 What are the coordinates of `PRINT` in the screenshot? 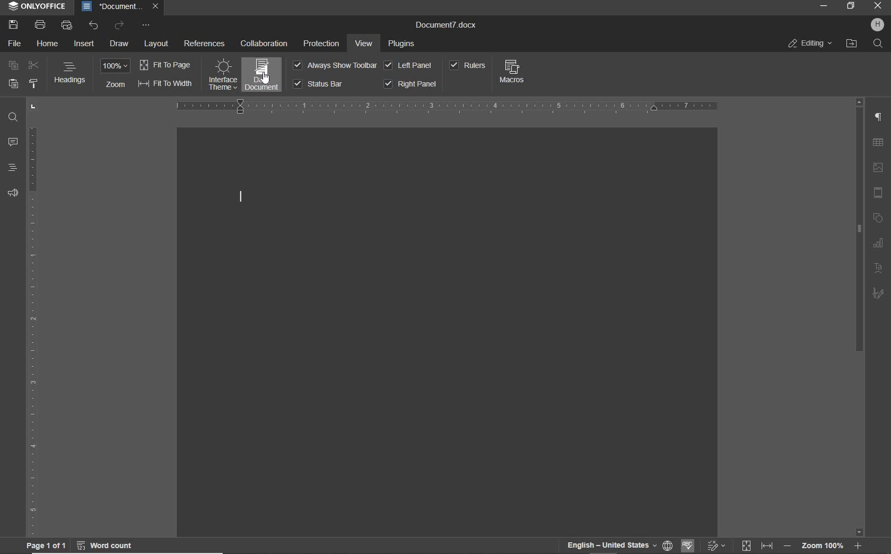 It's located at (40, 24).